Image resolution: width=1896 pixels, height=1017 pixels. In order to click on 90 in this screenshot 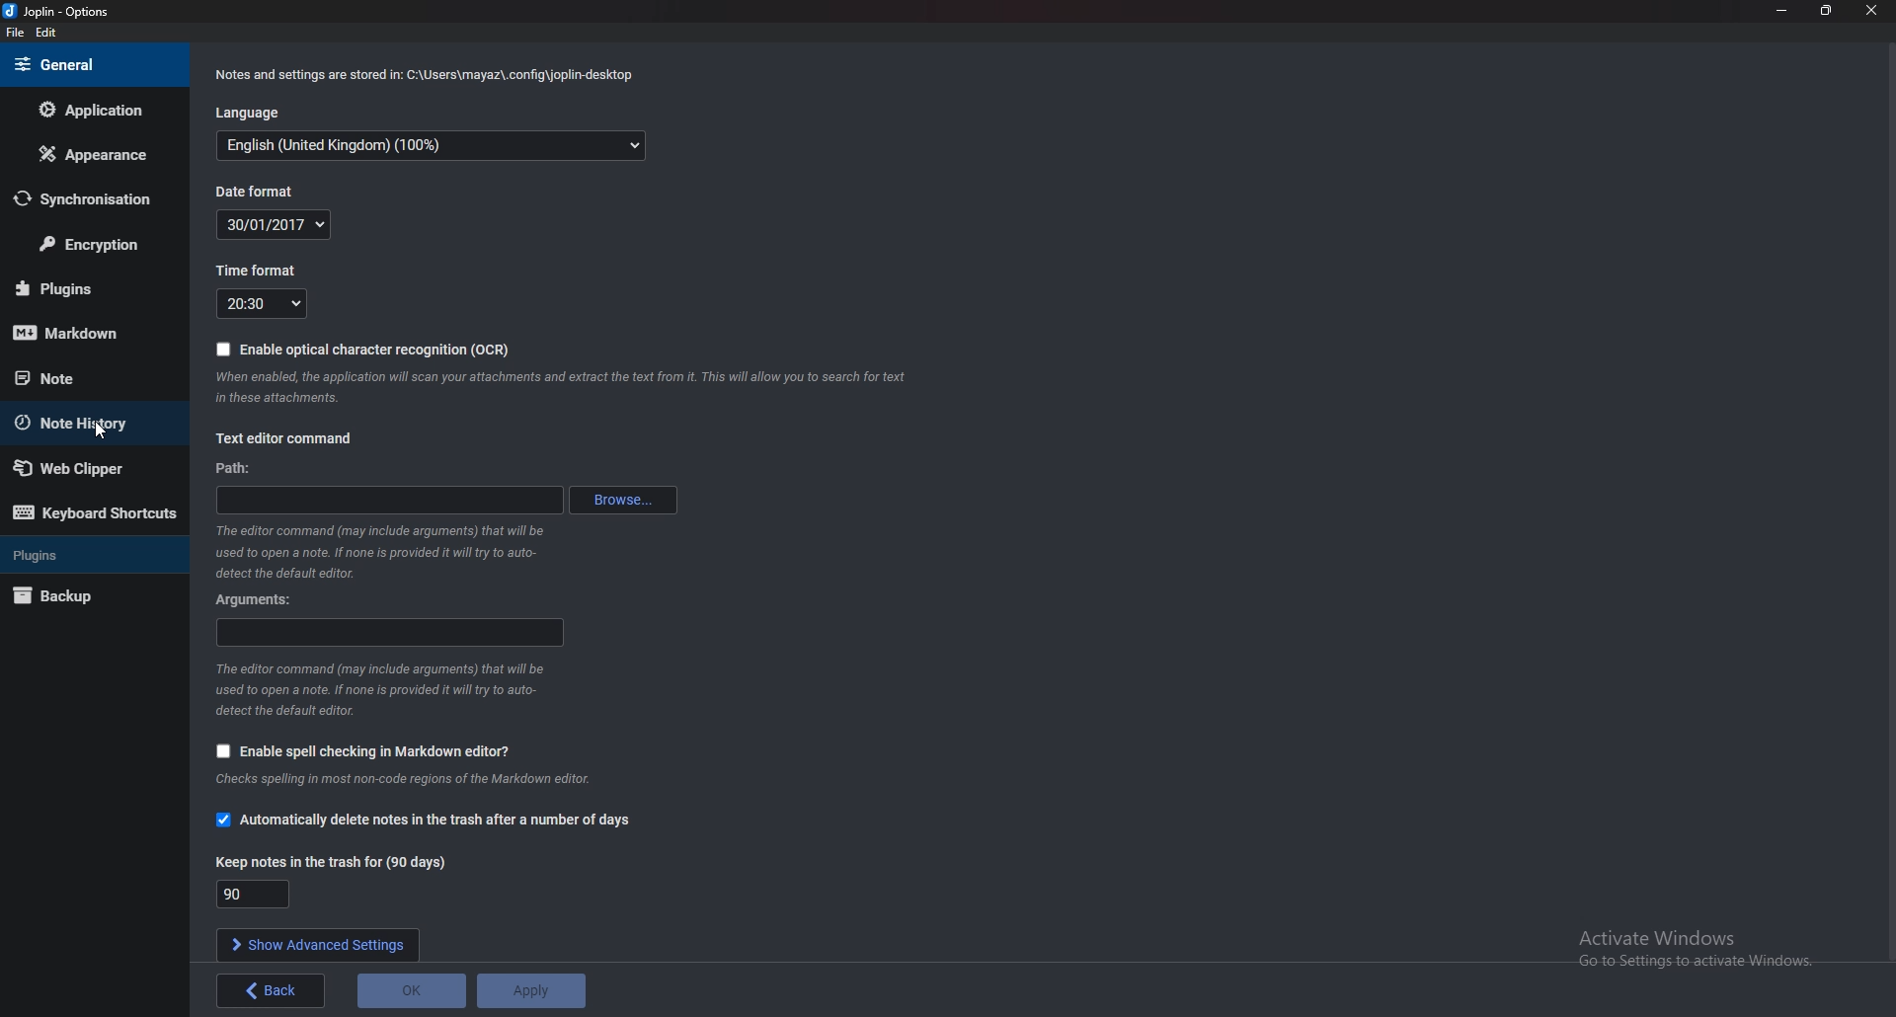, I will do `click(253, 894)`.